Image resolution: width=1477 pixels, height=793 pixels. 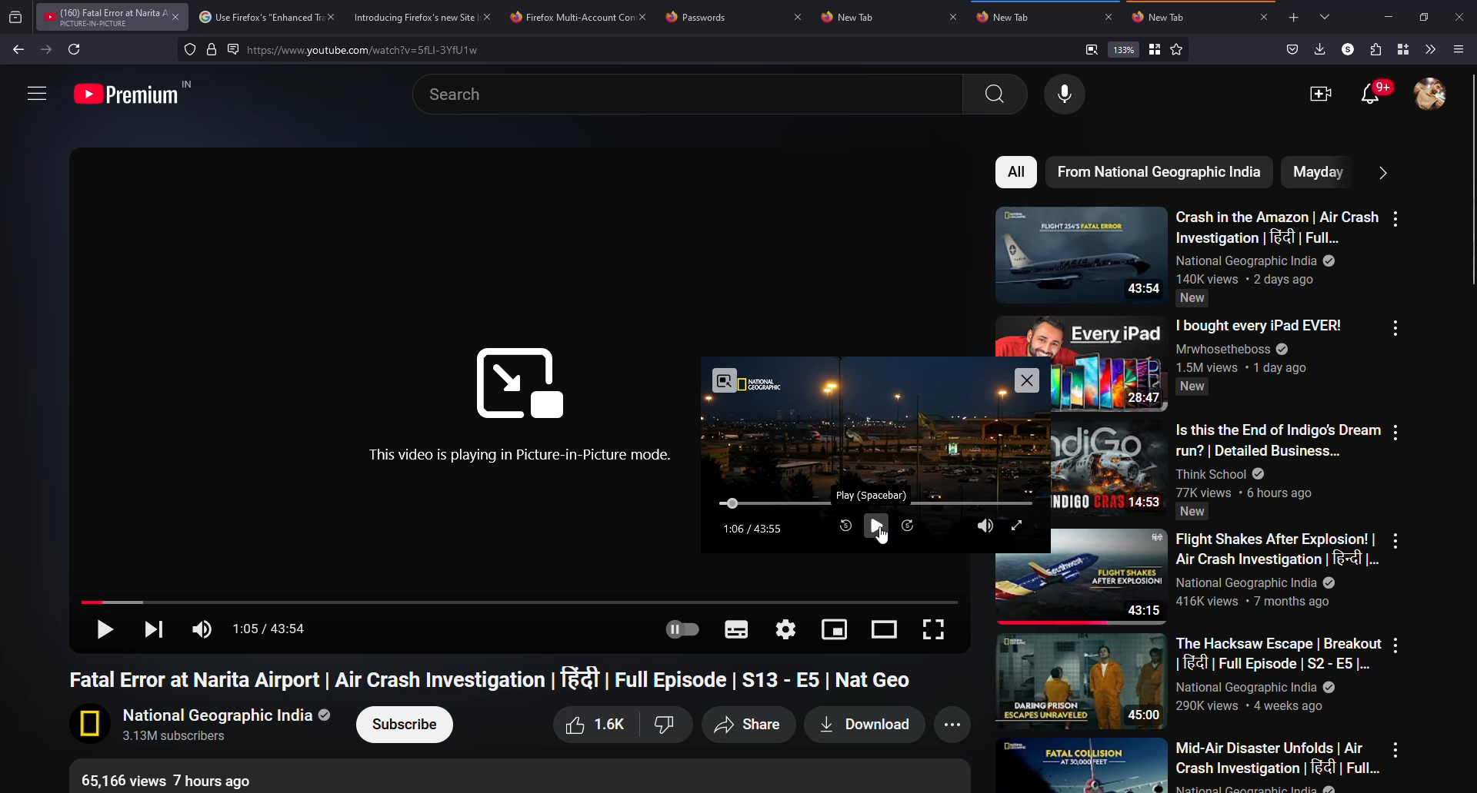 I want to click on Video thumbnail, so click(x=1110, y=363).